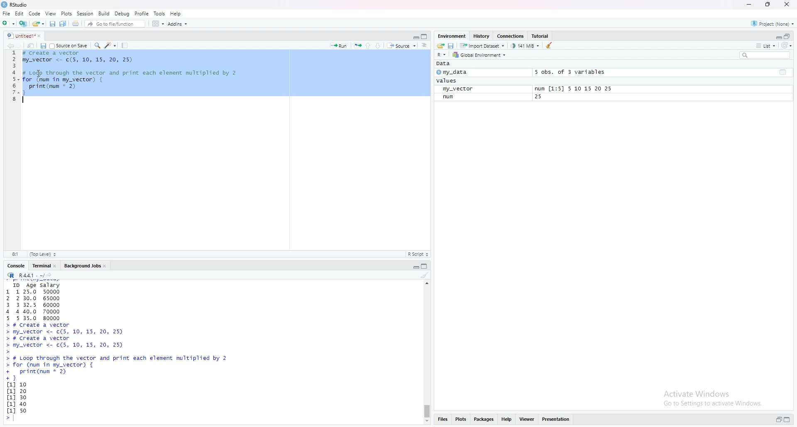  Describe the element at coordinates (13, 78) in the screenshot. I see `line numbers` at that location.